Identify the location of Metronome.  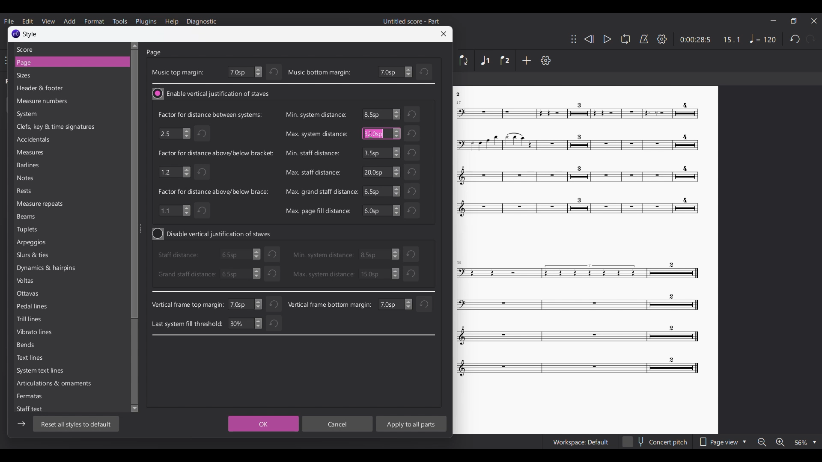
(644, 39).